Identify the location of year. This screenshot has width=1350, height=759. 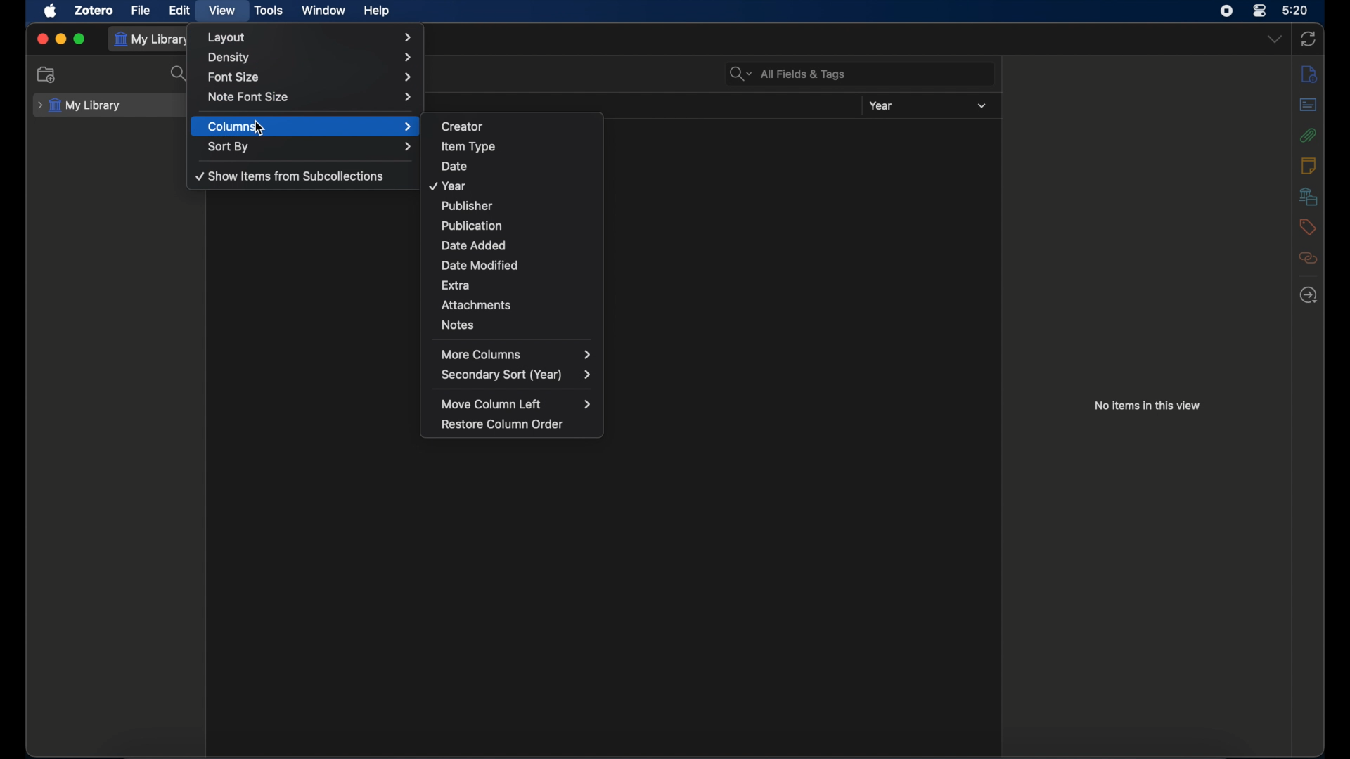
(515, 184).